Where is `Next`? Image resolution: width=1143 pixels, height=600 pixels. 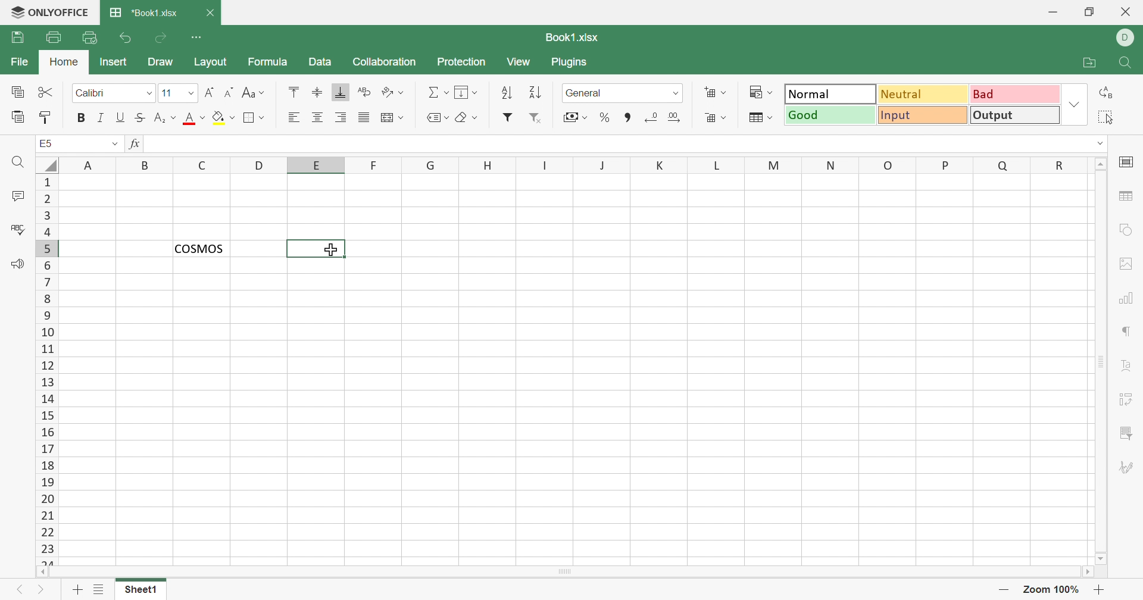 Next is located at coordinates (42, 592).